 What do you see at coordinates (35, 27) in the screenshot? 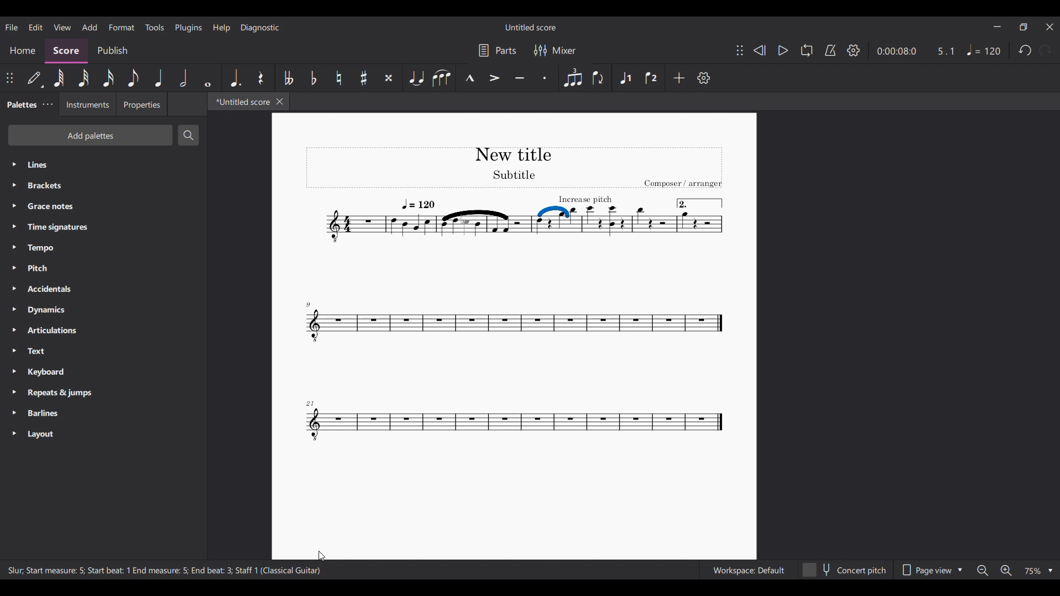
I see `Edit menu` at bounding box center [35, 27].